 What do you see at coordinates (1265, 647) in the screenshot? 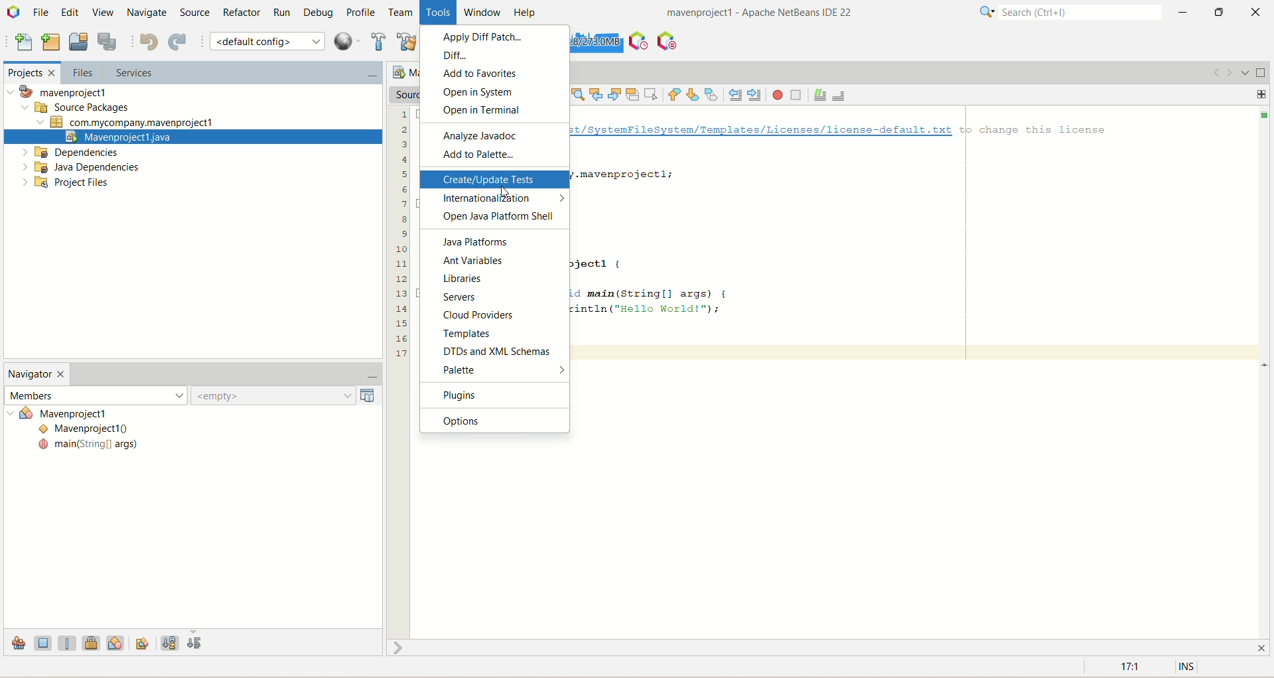
I see `close` at bounding box center [1265, 647].